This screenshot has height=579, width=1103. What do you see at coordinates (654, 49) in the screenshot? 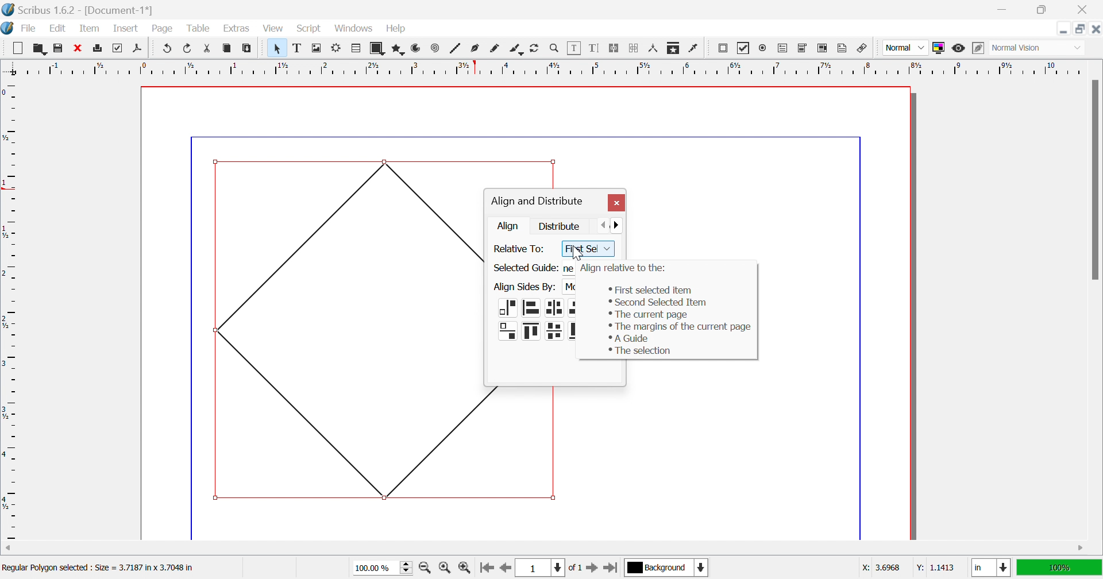
I see `Measurements` at bounding box center [654, 49].